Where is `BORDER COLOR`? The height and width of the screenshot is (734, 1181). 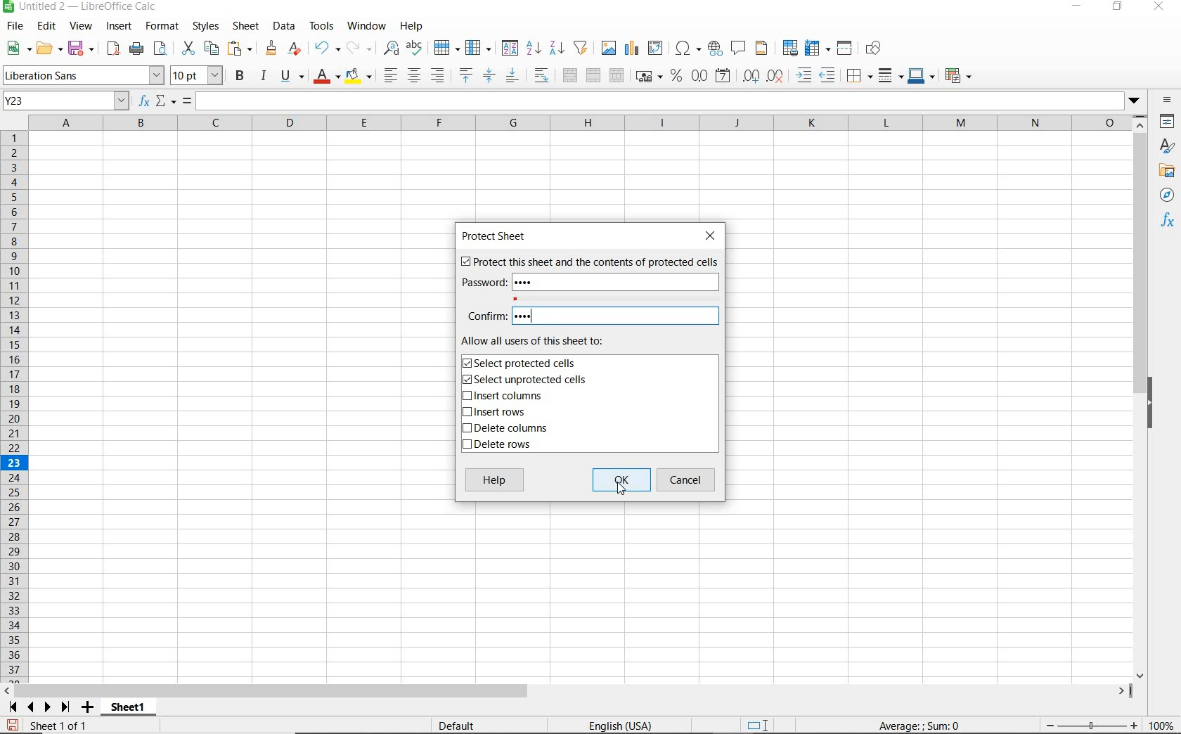
BORDER COLOR is located at coordinates (920, 75).